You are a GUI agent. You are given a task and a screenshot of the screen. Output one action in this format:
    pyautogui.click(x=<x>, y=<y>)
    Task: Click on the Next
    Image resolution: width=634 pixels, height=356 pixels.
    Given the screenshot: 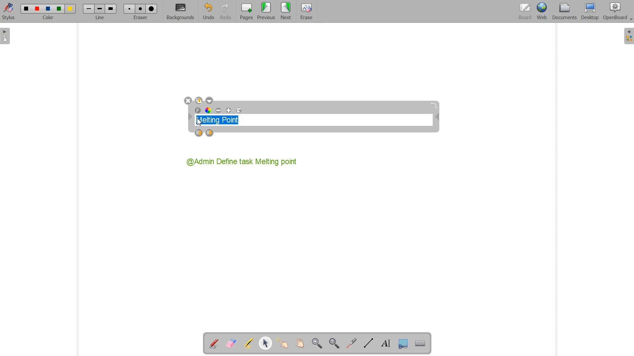 What is the action you would take?
    pyautogui.click(x=286, y=12)
    